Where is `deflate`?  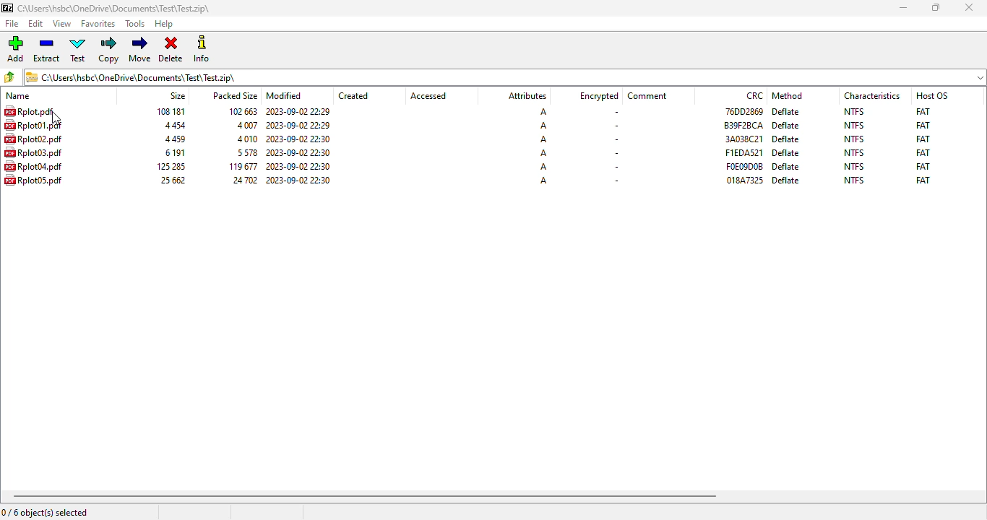
deflate is located at coordinates (785, 153).